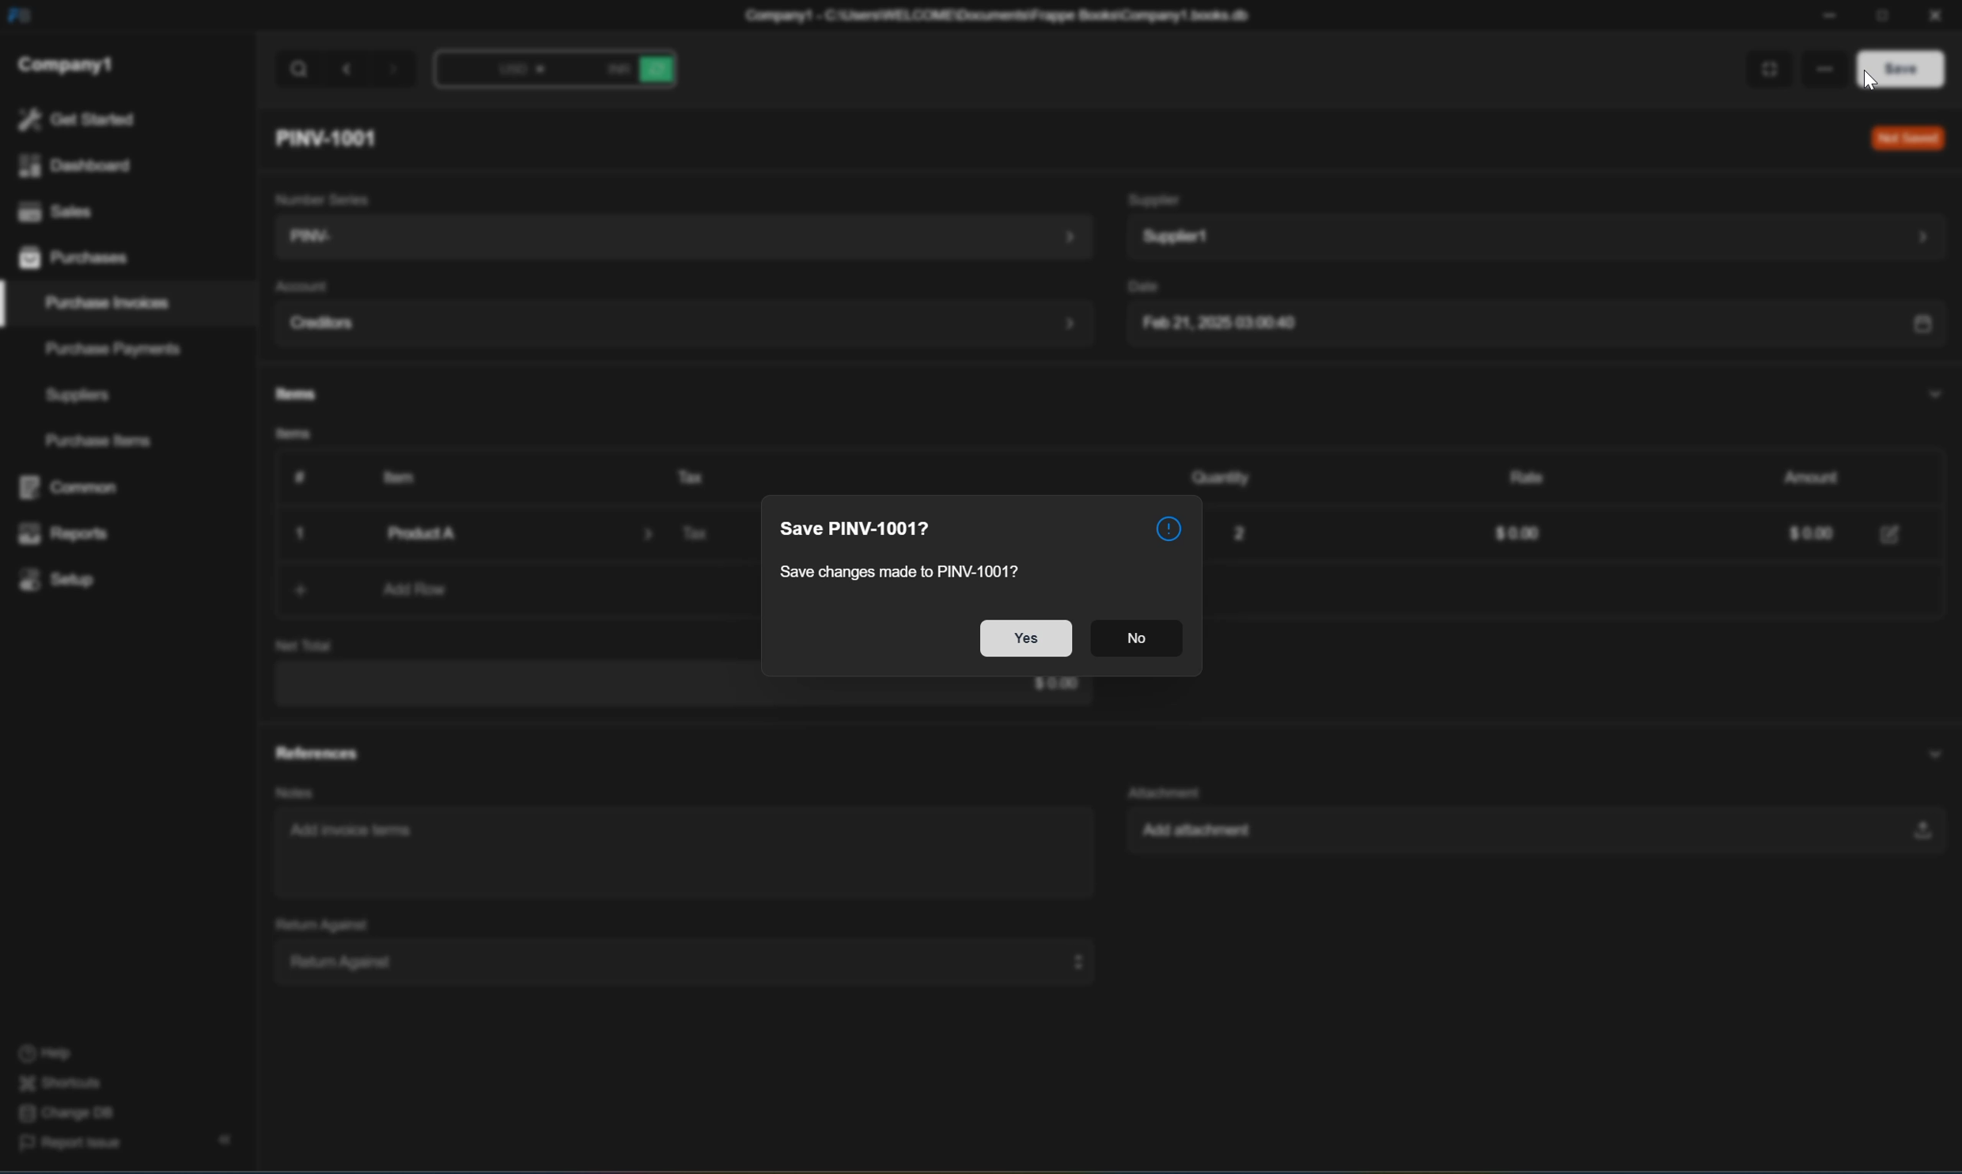 This screenshot has height=1174, width=1962. What do you see at coordinates (109, 303) in the screenshot?
I see `purchase invoices` at bounding box center [109, 303].